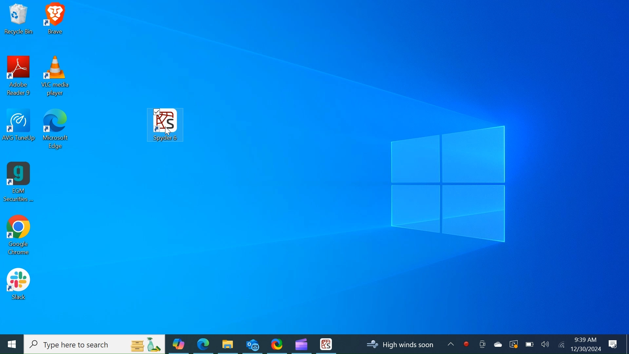 Image resolution: width=629 pixels, height=354 pixels. What do you see at coordinates (20, 131) in the screenshot?
I see `AVG TuneUp Desktop Icon` at bounding box center [20, 131].